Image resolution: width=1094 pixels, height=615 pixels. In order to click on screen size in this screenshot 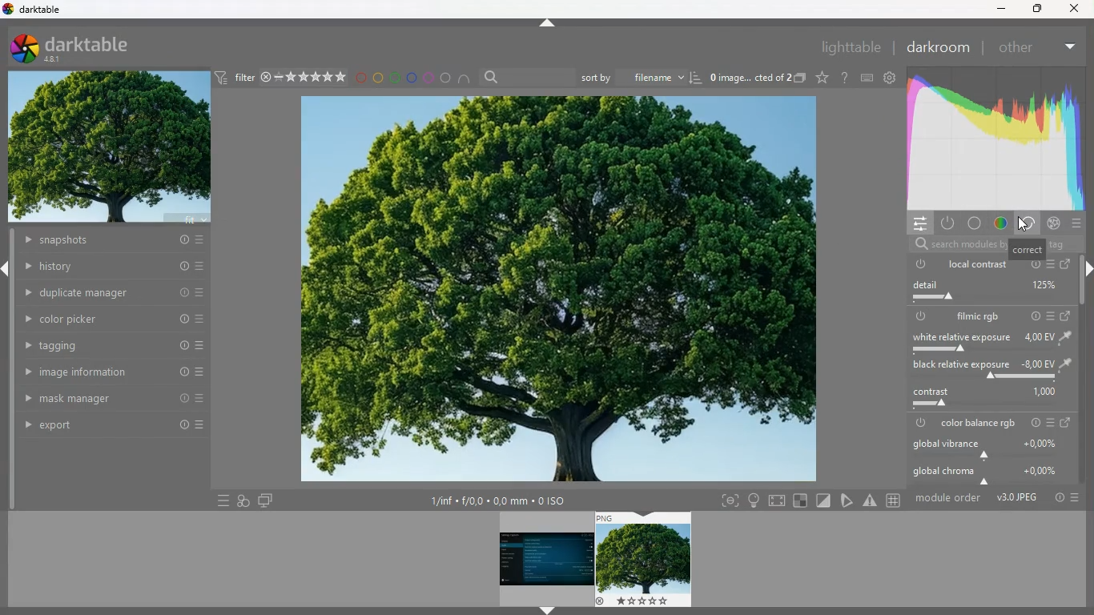, I will do `click(778, 500)`.